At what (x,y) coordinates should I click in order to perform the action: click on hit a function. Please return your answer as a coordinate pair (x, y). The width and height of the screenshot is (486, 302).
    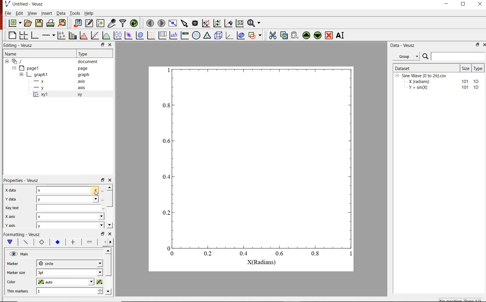
    Looking at the image, I should click on (95, 35).